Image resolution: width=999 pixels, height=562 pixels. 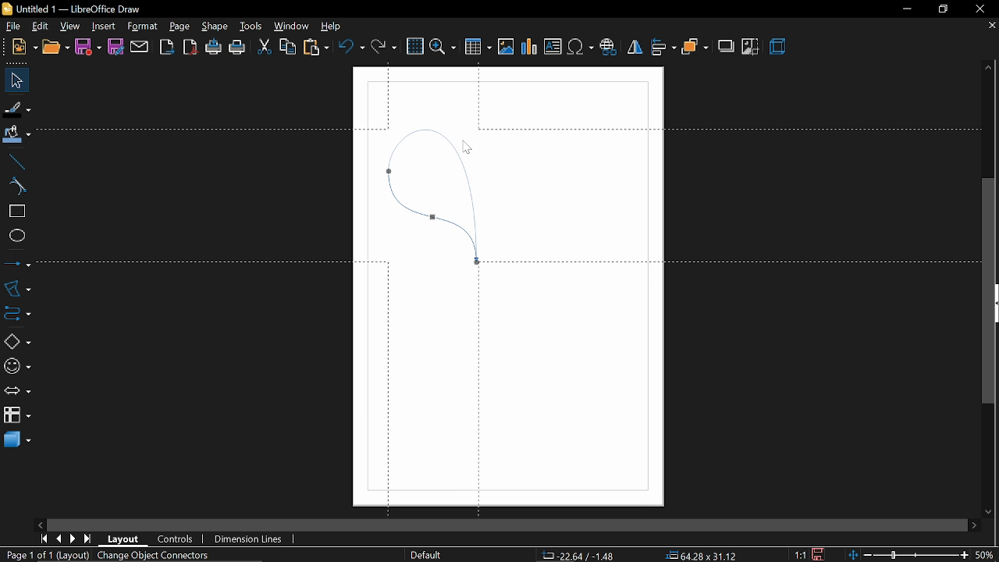 I want to click on go to last page, so click(x=89, y=539).